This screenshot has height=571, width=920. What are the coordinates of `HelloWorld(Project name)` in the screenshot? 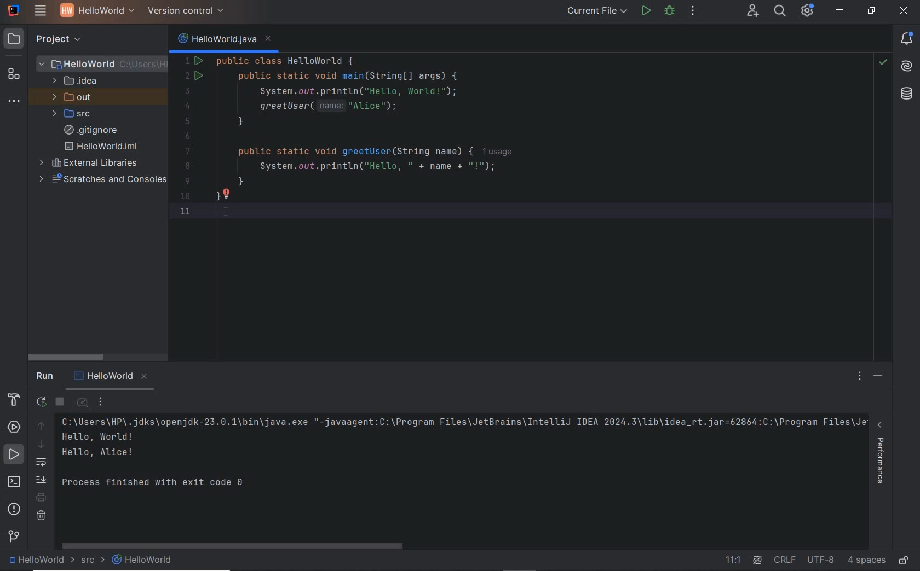 It's located at (95, 12).